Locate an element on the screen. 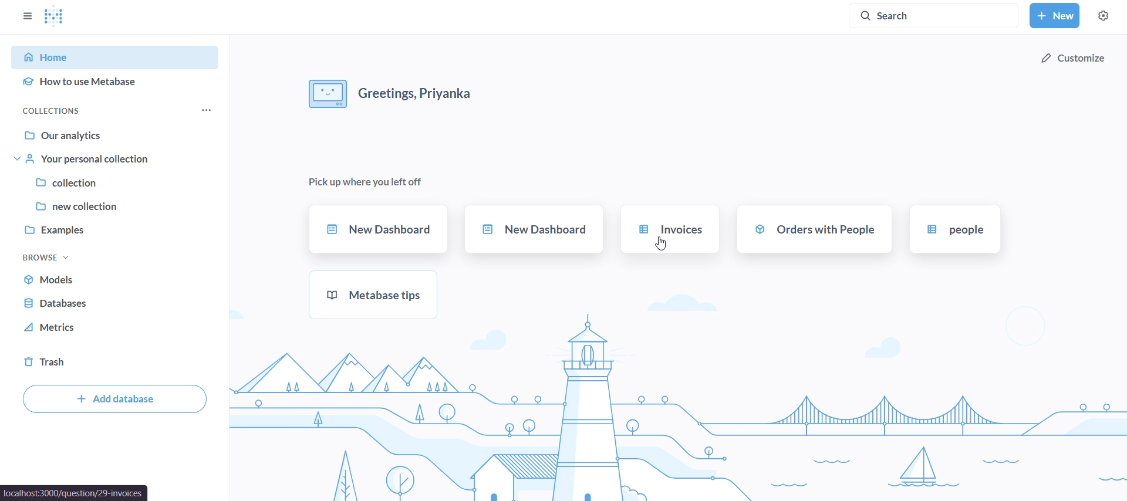 Image resolution: width=1127 pixels, height=501 pixels. new dashboard is located at coordinates (534, 229).